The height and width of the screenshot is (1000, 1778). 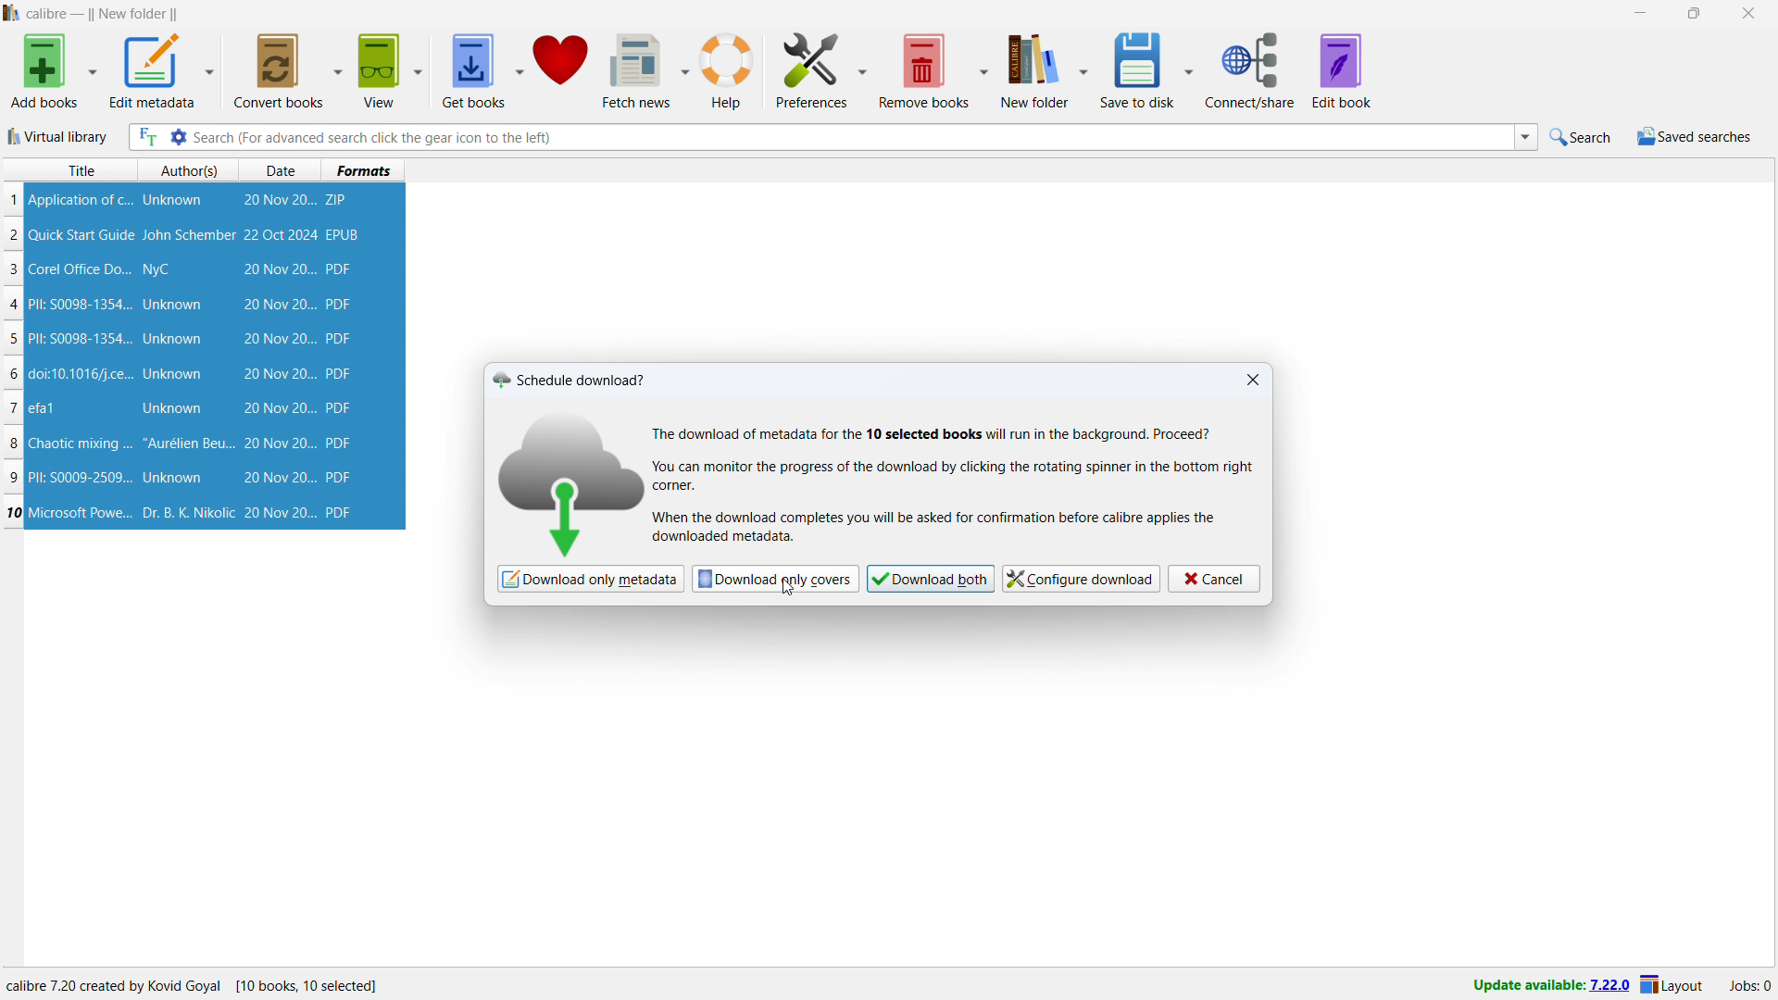 I want to click on configure download, so click(x=1083, y=578).